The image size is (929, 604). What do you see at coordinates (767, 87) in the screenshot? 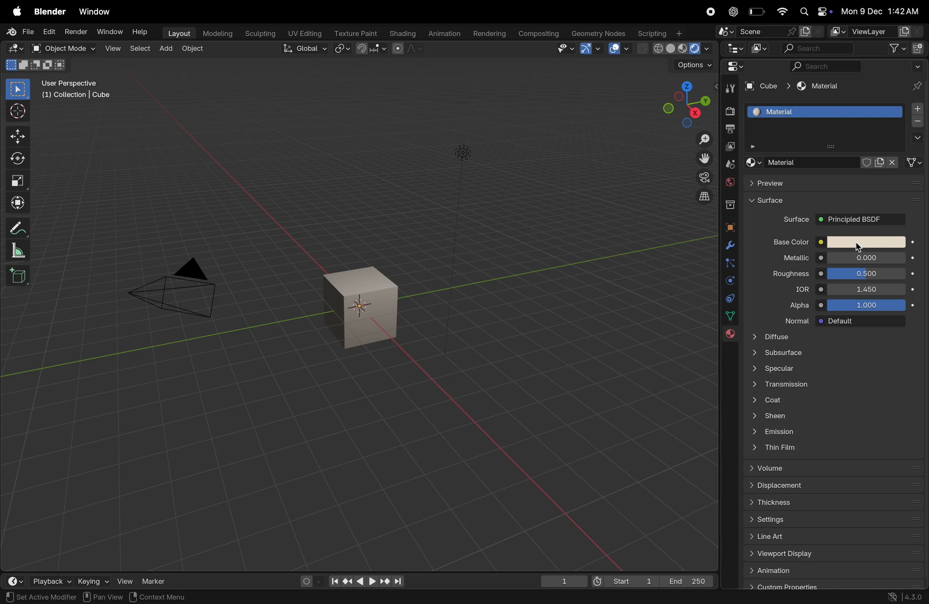
I see `Cube` at bounding box center [767, 87].